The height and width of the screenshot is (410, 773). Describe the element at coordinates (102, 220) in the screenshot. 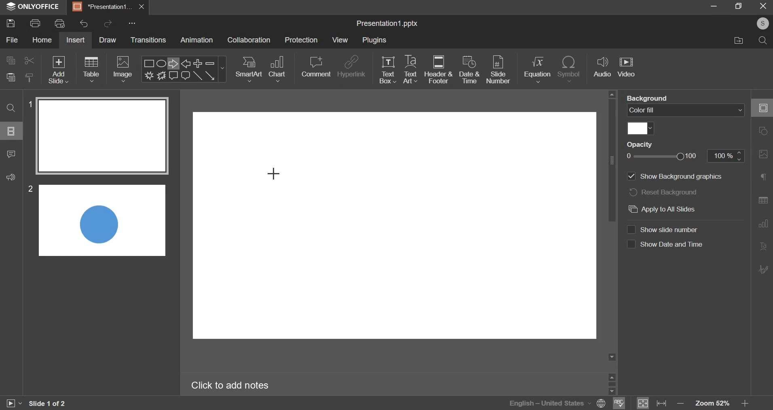

I see `slide 2 preview` at that location.